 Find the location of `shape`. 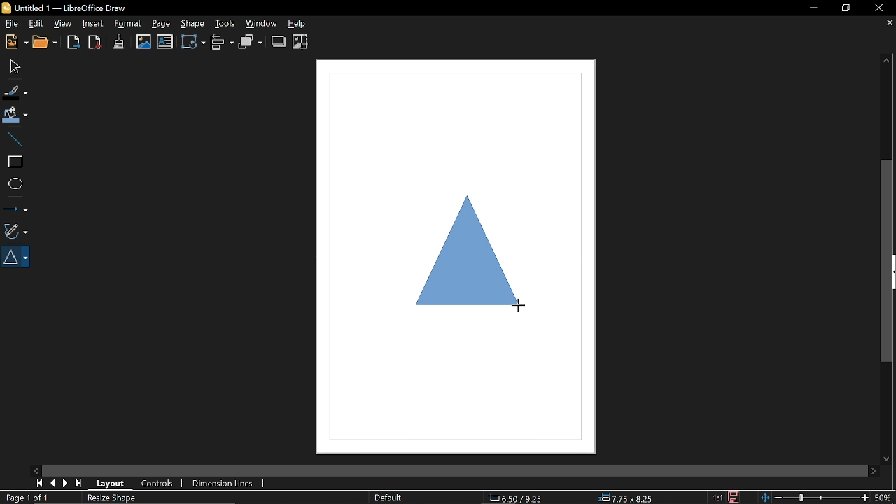

shape is located at coordinates (192, 23).